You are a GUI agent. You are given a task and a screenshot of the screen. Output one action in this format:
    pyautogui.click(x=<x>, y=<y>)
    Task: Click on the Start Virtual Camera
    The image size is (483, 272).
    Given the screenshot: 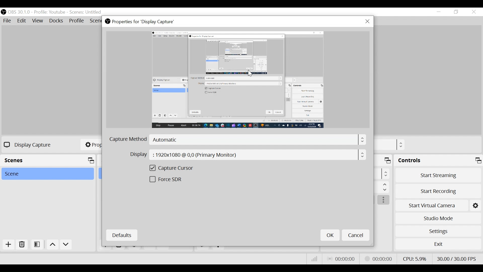 What is the action you would take?
    pyautogui.click(x=431, y=206)
    